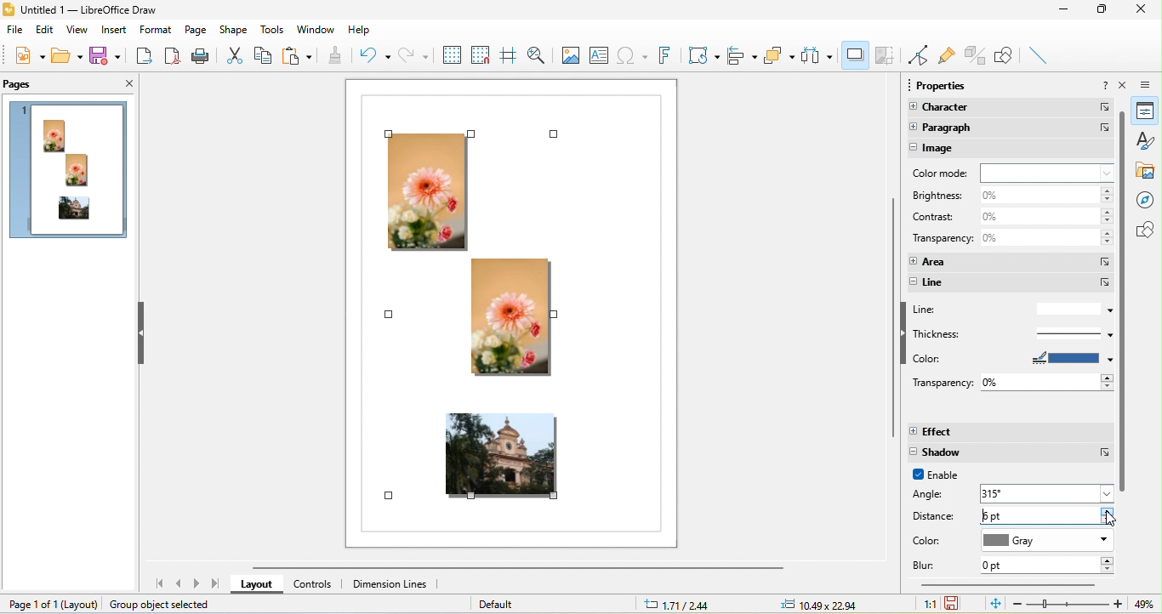  Describe the element at coordinates (1040, 54) in the screenshot. I see `insert line` at that location.